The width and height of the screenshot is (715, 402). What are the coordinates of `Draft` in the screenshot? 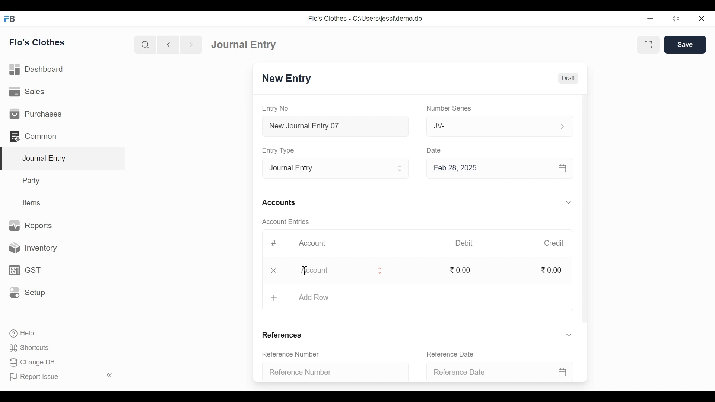 It's located at (567, 79).